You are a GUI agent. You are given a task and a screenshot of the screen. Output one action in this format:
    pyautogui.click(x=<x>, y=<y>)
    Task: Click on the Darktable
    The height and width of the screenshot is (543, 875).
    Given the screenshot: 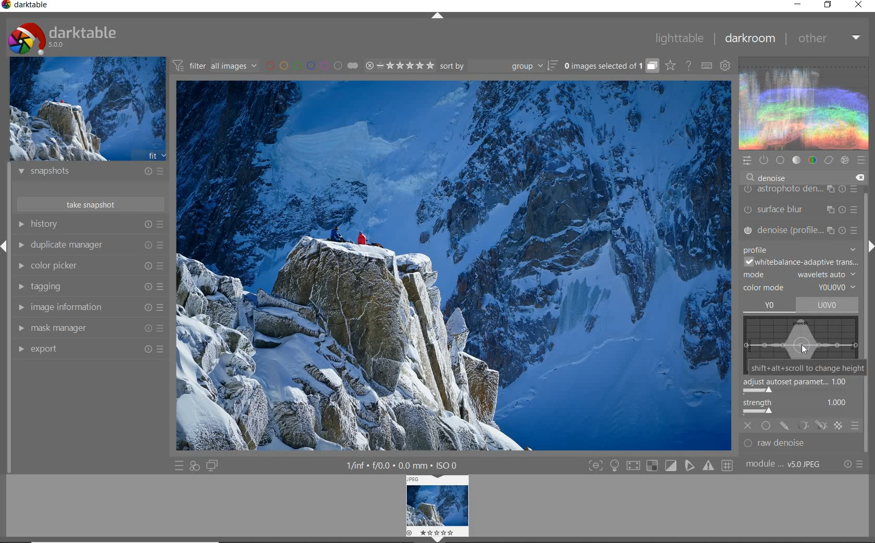 What is the action you would take?
    pyautogui.click(x=26, y=7)
    